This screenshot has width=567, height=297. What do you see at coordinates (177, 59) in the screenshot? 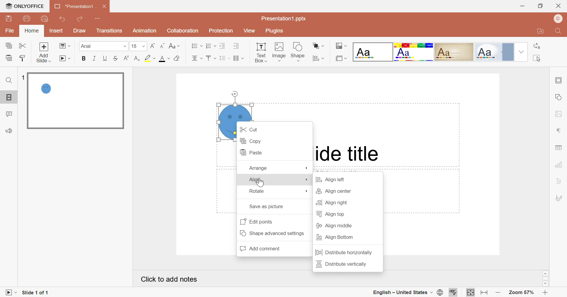
I see `Clear` at bounding box center [177, 59].